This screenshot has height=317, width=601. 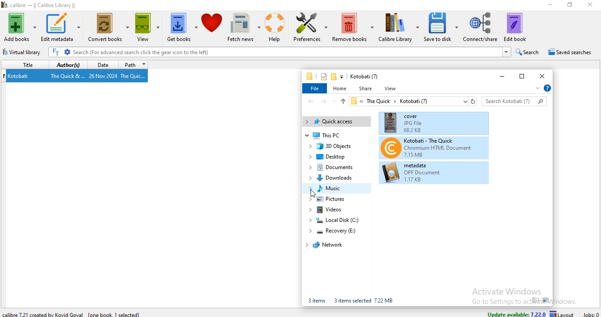 What do you see at coordinates (337, 122) in the screenshot?
I see `quick access` at bounding box center [337, 122].